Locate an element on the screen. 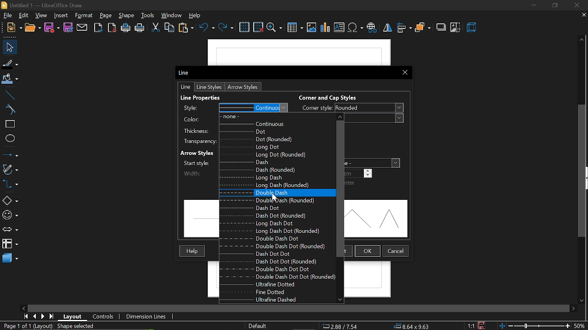  ellipse is located at coordinates (10, 138).